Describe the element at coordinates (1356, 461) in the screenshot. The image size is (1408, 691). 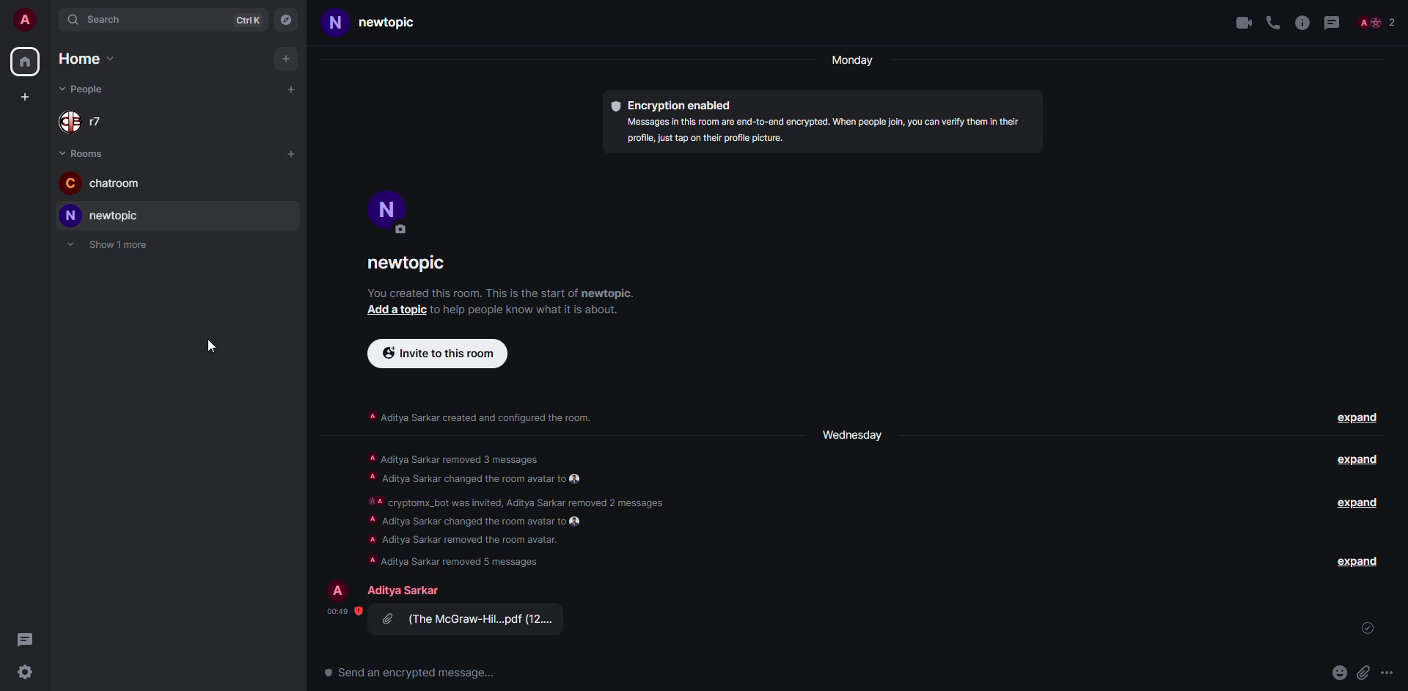
I see `expand` at that location.